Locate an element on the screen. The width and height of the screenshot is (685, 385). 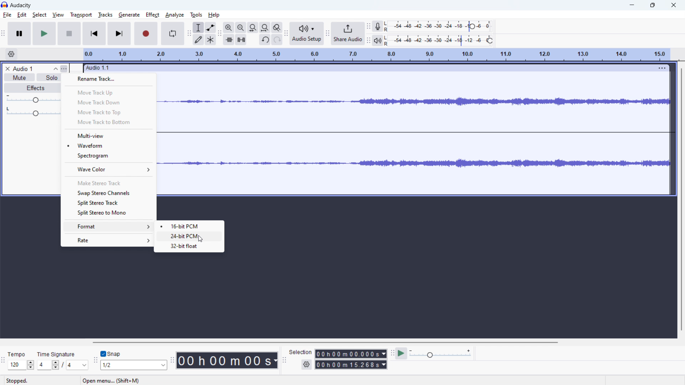
Open Menu is located at coordinates (110, 380).